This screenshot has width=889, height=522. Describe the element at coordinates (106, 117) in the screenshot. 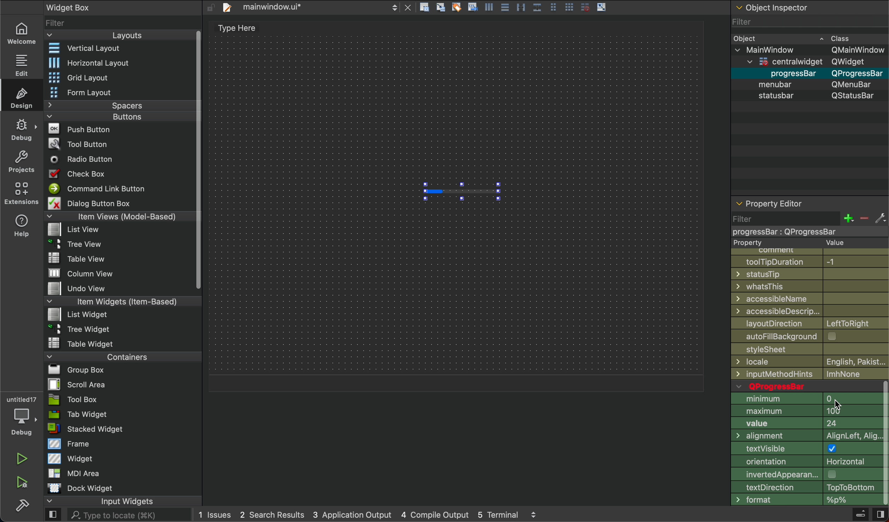

I see `Buttons` at that location.